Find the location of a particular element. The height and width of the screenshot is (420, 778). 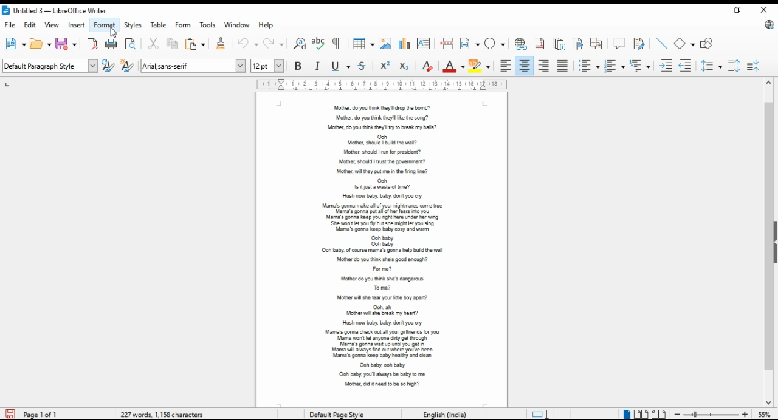

styles is located at coordinates (134, 25).